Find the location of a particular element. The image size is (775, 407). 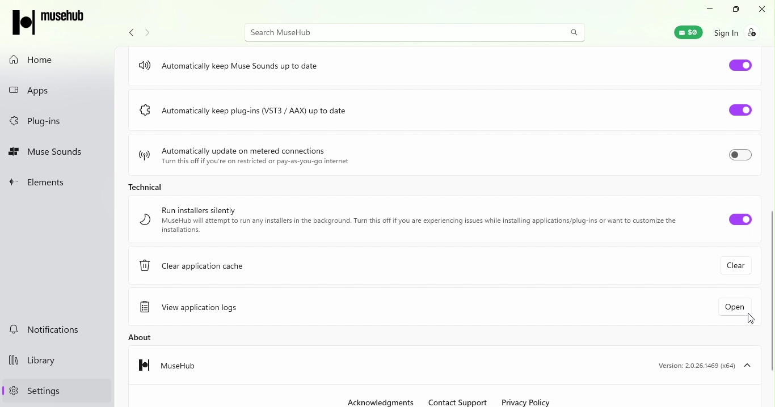

Clear is located at coordinates (733, 266).